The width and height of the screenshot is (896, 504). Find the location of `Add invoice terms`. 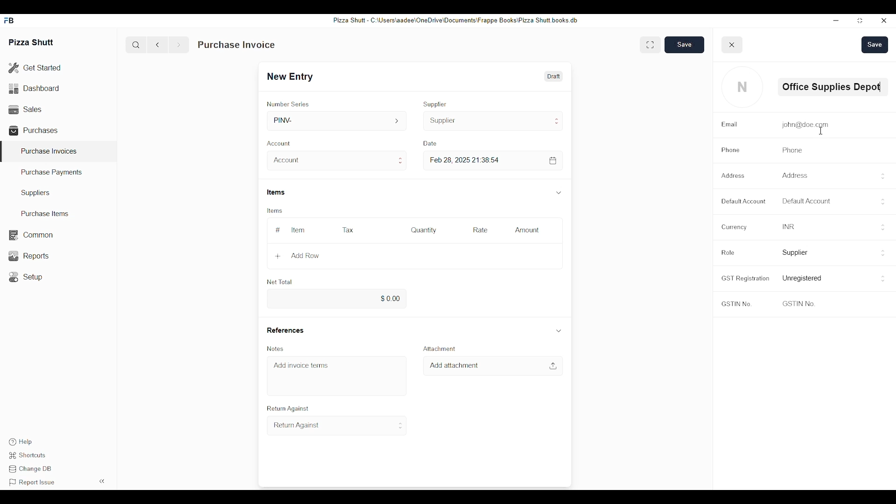

Add invoice terms is located at coordinates (301, 365).